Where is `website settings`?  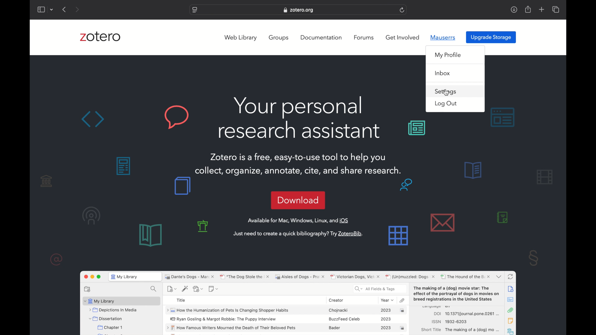
website settings is located at coordinates (194, 10).